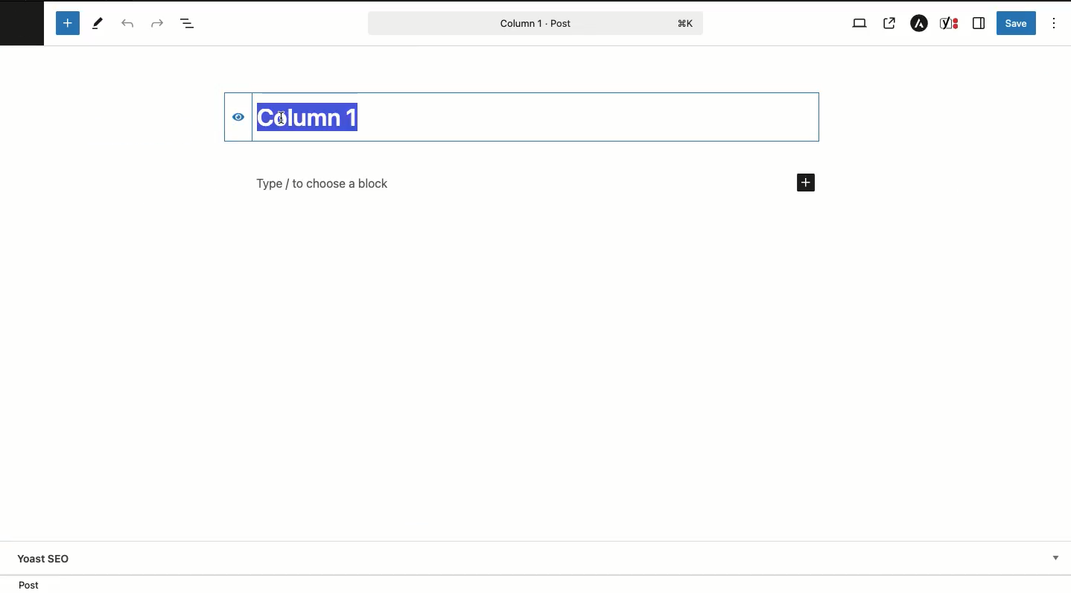 The width and height of the screenshot is (1071, 593). What do you see at coordinates (1017, 22) in the screenshot?
I see `Save` at bounding box center [1017, 22].